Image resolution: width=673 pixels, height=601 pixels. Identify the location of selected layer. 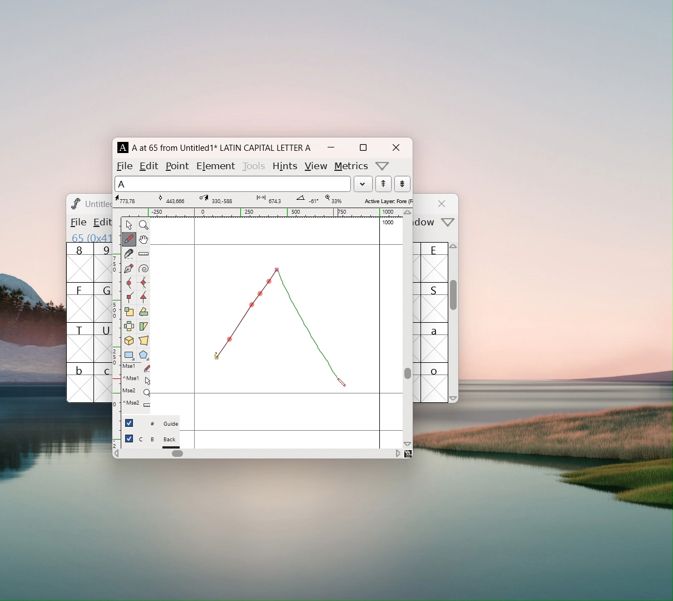
(387, 200).